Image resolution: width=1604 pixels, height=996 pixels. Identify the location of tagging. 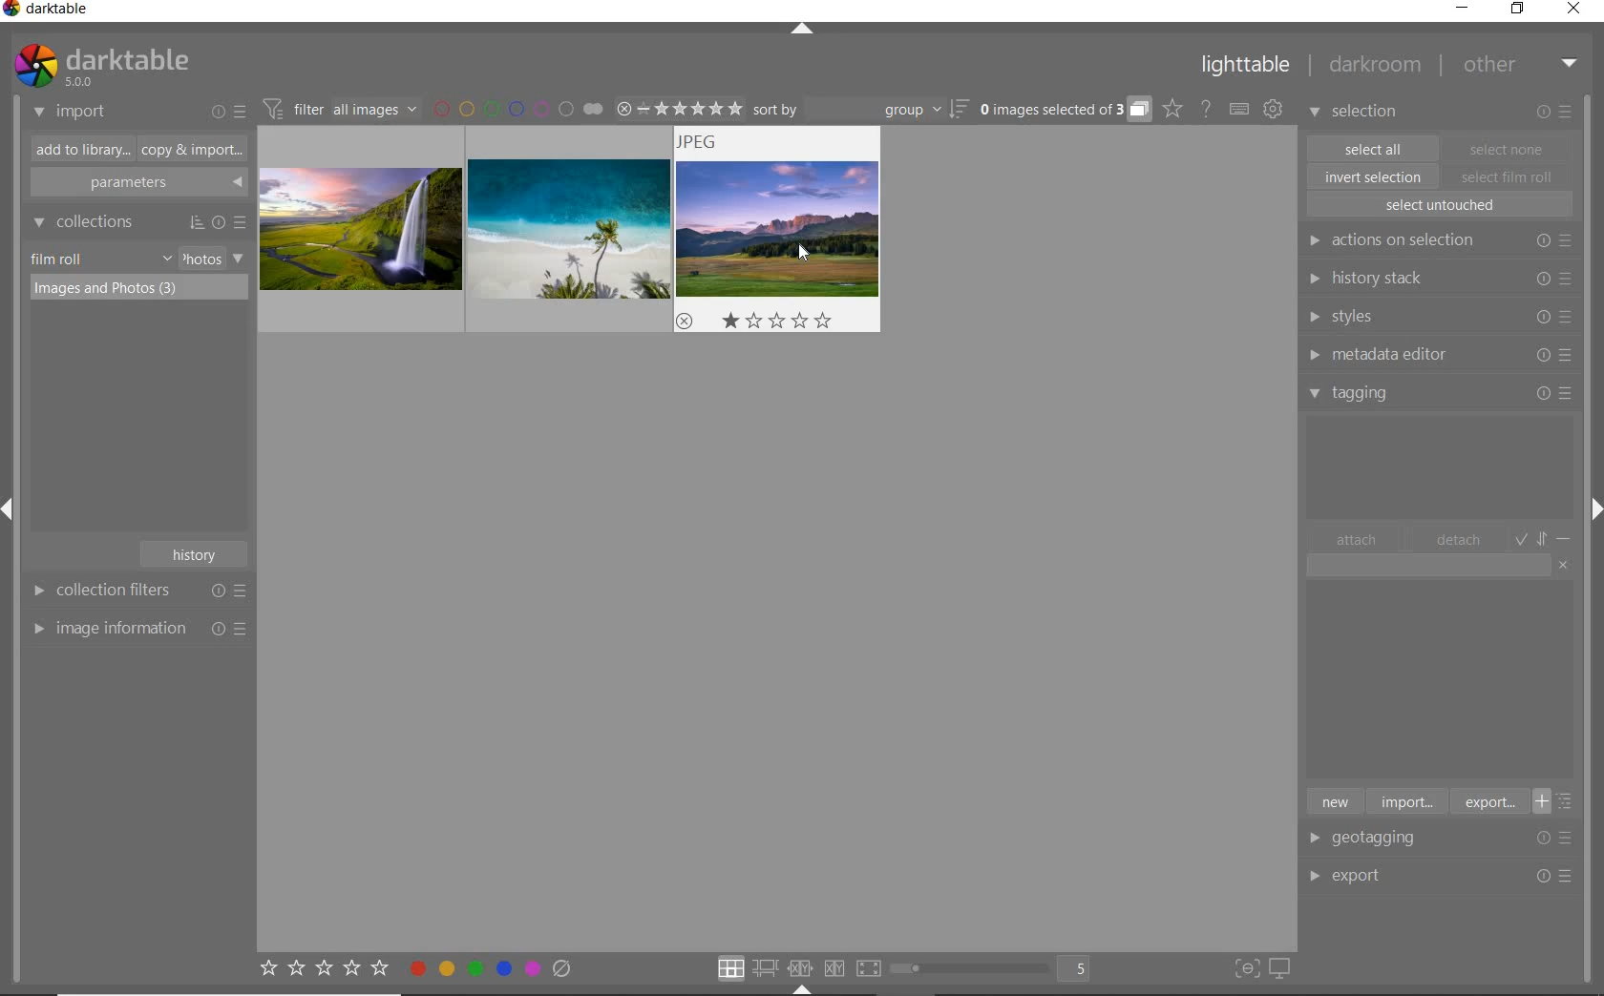
(1441, 392).